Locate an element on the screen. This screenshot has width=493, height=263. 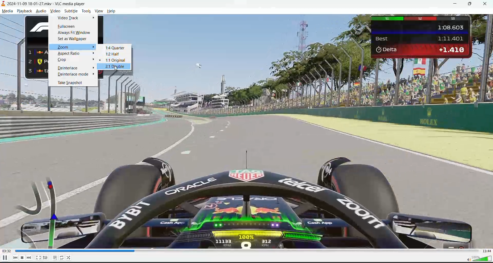
toggle fullscreen is located at coordinates (38, 257).